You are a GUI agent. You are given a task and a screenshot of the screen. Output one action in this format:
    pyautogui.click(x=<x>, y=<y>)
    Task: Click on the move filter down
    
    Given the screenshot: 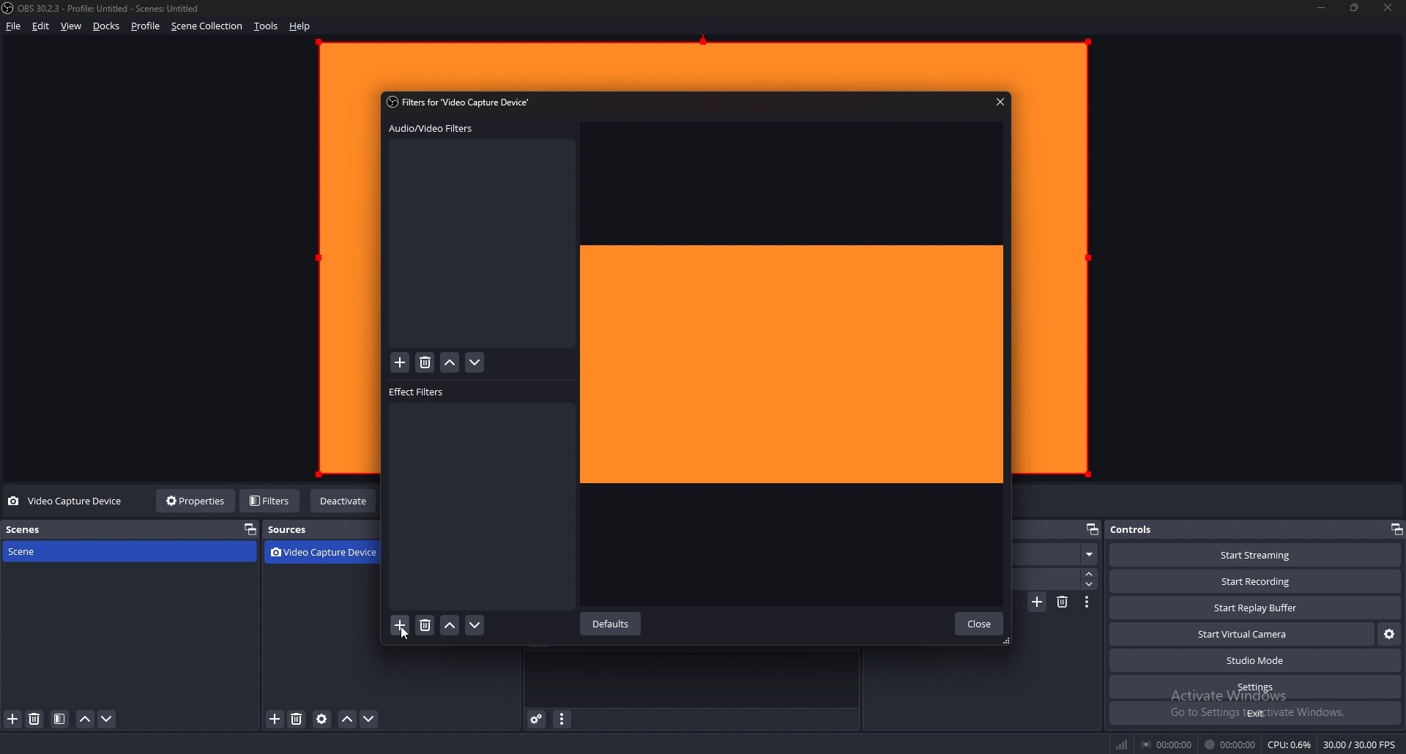 What is the action you would take?
    pyautogui.click(x=475, y=363)
    